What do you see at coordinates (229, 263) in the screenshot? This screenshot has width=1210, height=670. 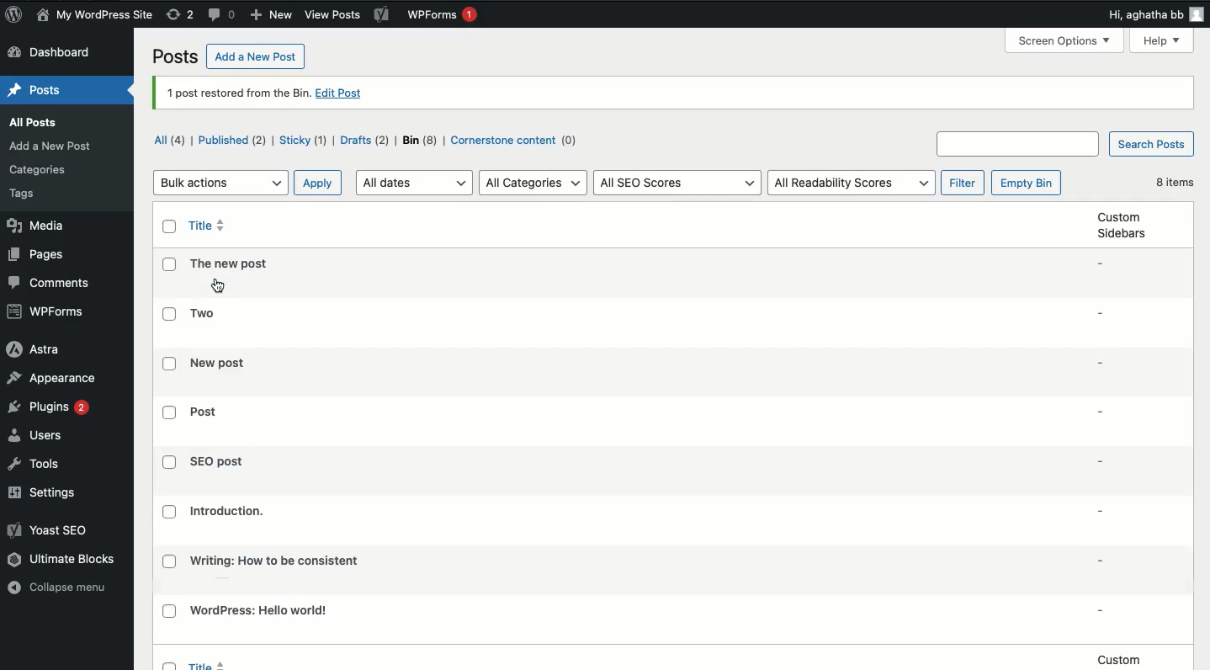 I see `Title` at bounding box center [229, 263].